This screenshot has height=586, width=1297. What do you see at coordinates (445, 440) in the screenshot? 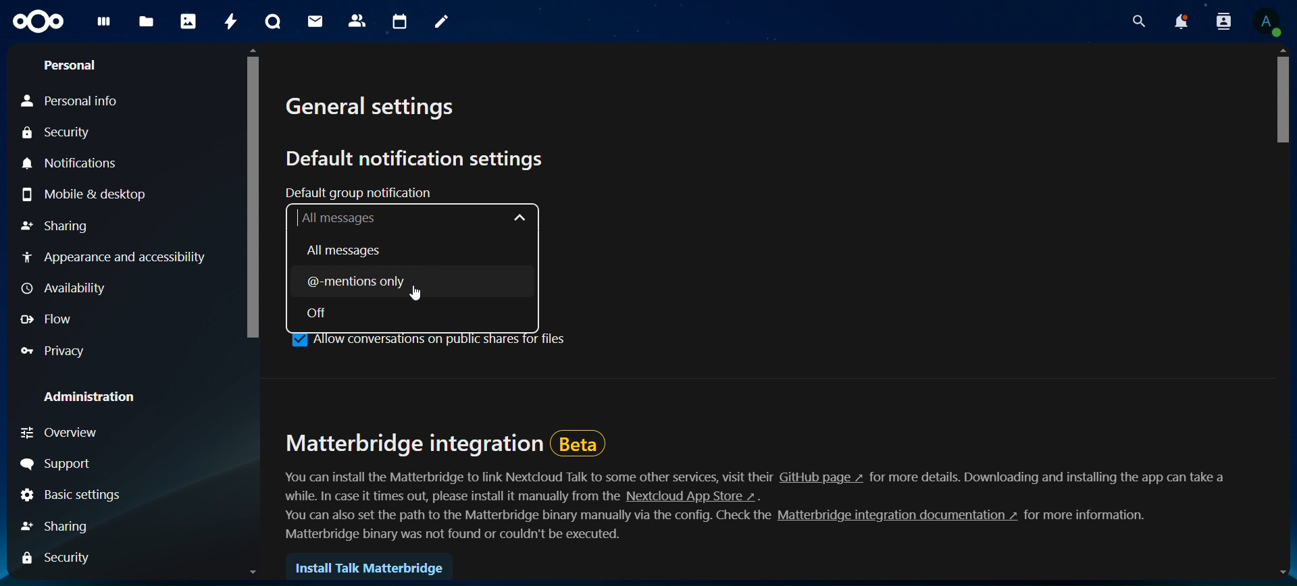
I see `matterbridge integration` at bounding box center [445, 440].